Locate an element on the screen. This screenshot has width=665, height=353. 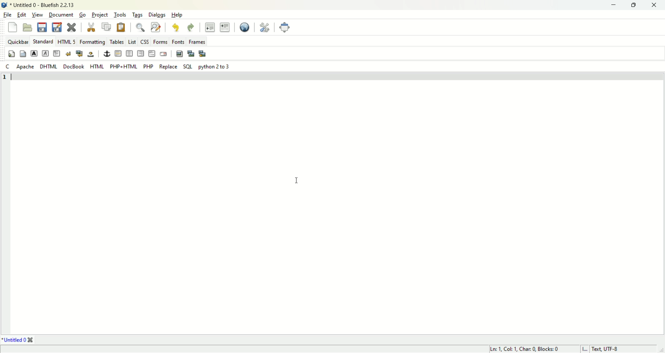
html comment is located at coordinates (152, 53).